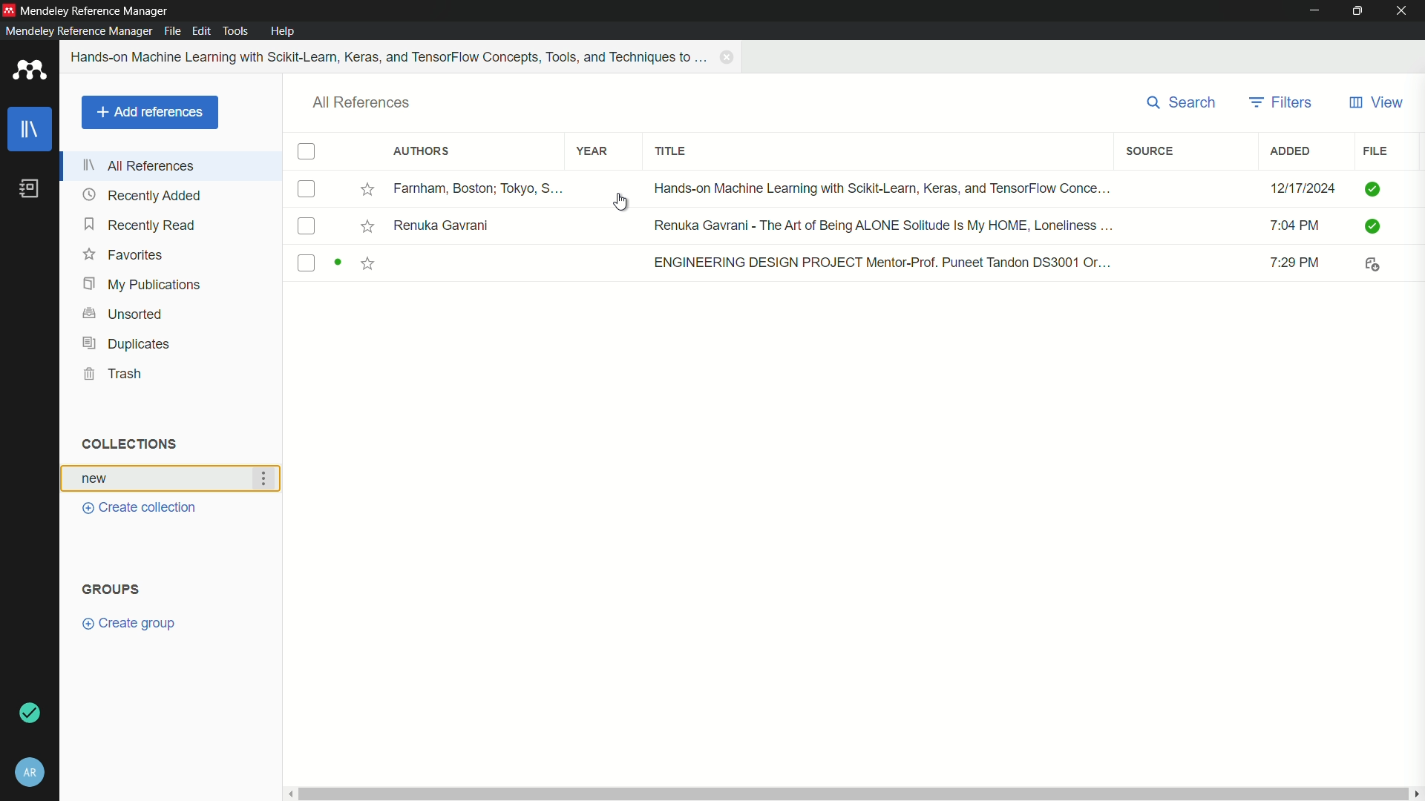 This screenshot has width=1425, height=801. What do you see at coordinates (848, 226) in the screenshot?
I see `book-2` at bounding box center [848, 226].